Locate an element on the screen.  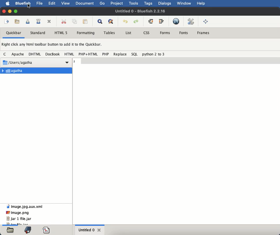
tags is located at coordinates (148, 3).